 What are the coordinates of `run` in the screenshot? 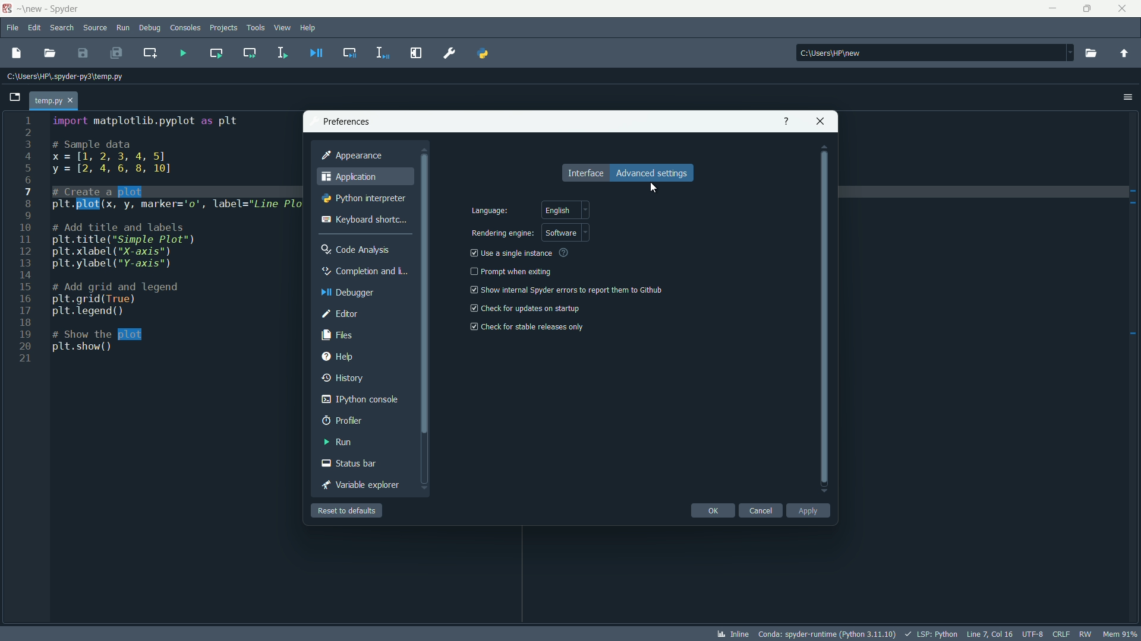 It's located at (338, 442).